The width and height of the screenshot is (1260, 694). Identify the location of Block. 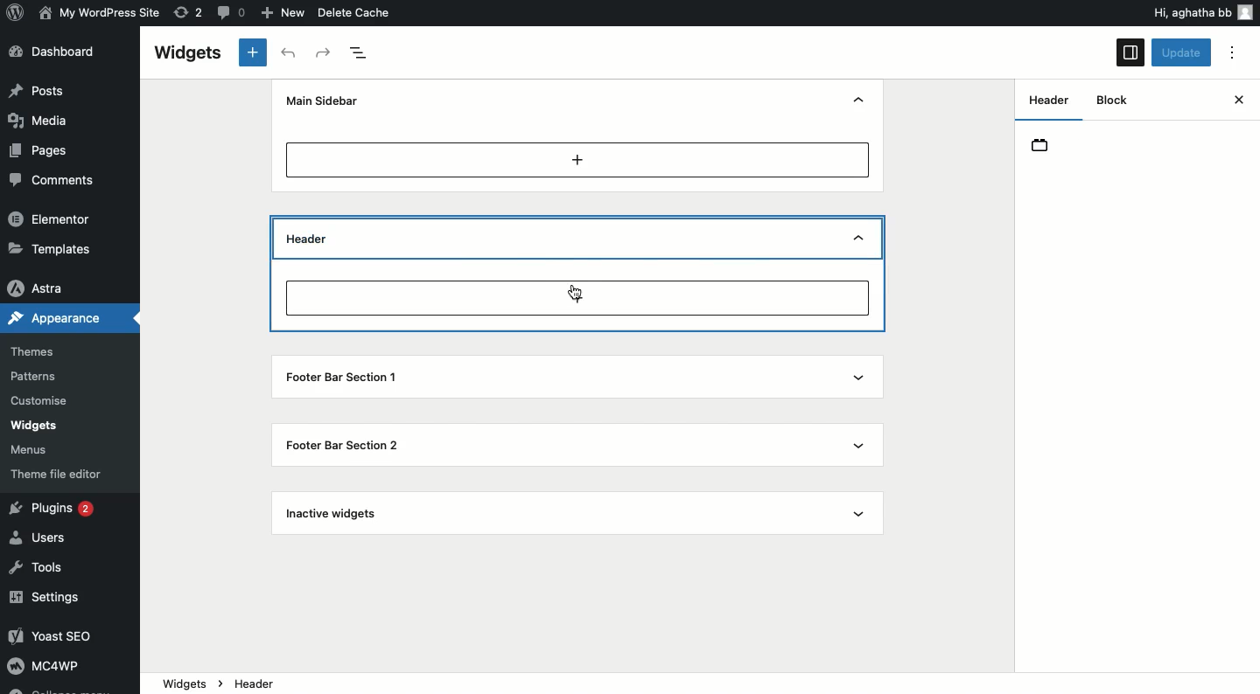
(1108, 101).